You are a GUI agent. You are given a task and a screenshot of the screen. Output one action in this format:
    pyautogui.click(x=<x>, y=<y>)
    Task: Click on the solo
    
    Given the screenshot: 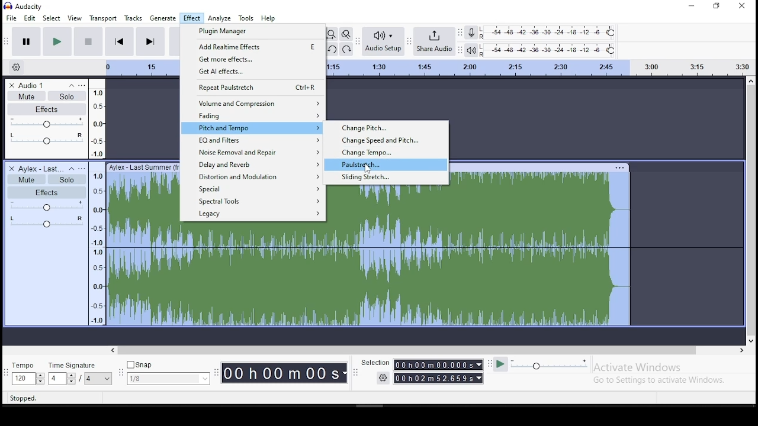 What is the action you would take?
    pyautogui.click(x=66, y=179)
    